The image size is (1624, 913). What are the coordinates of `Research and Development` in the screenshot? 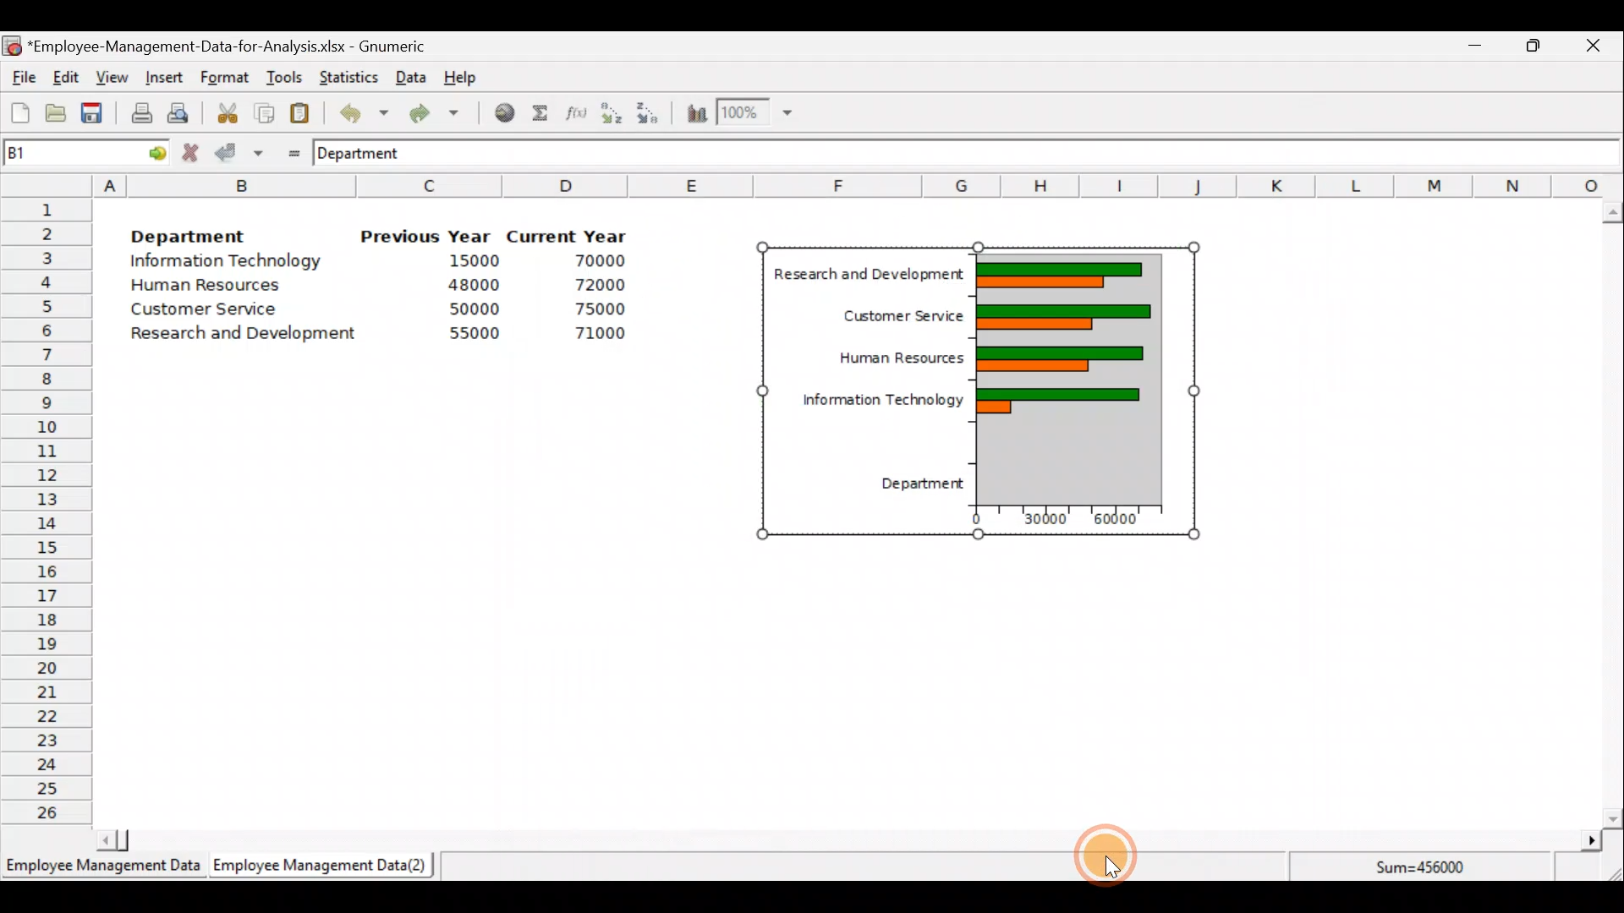 It's located at (250, 336).